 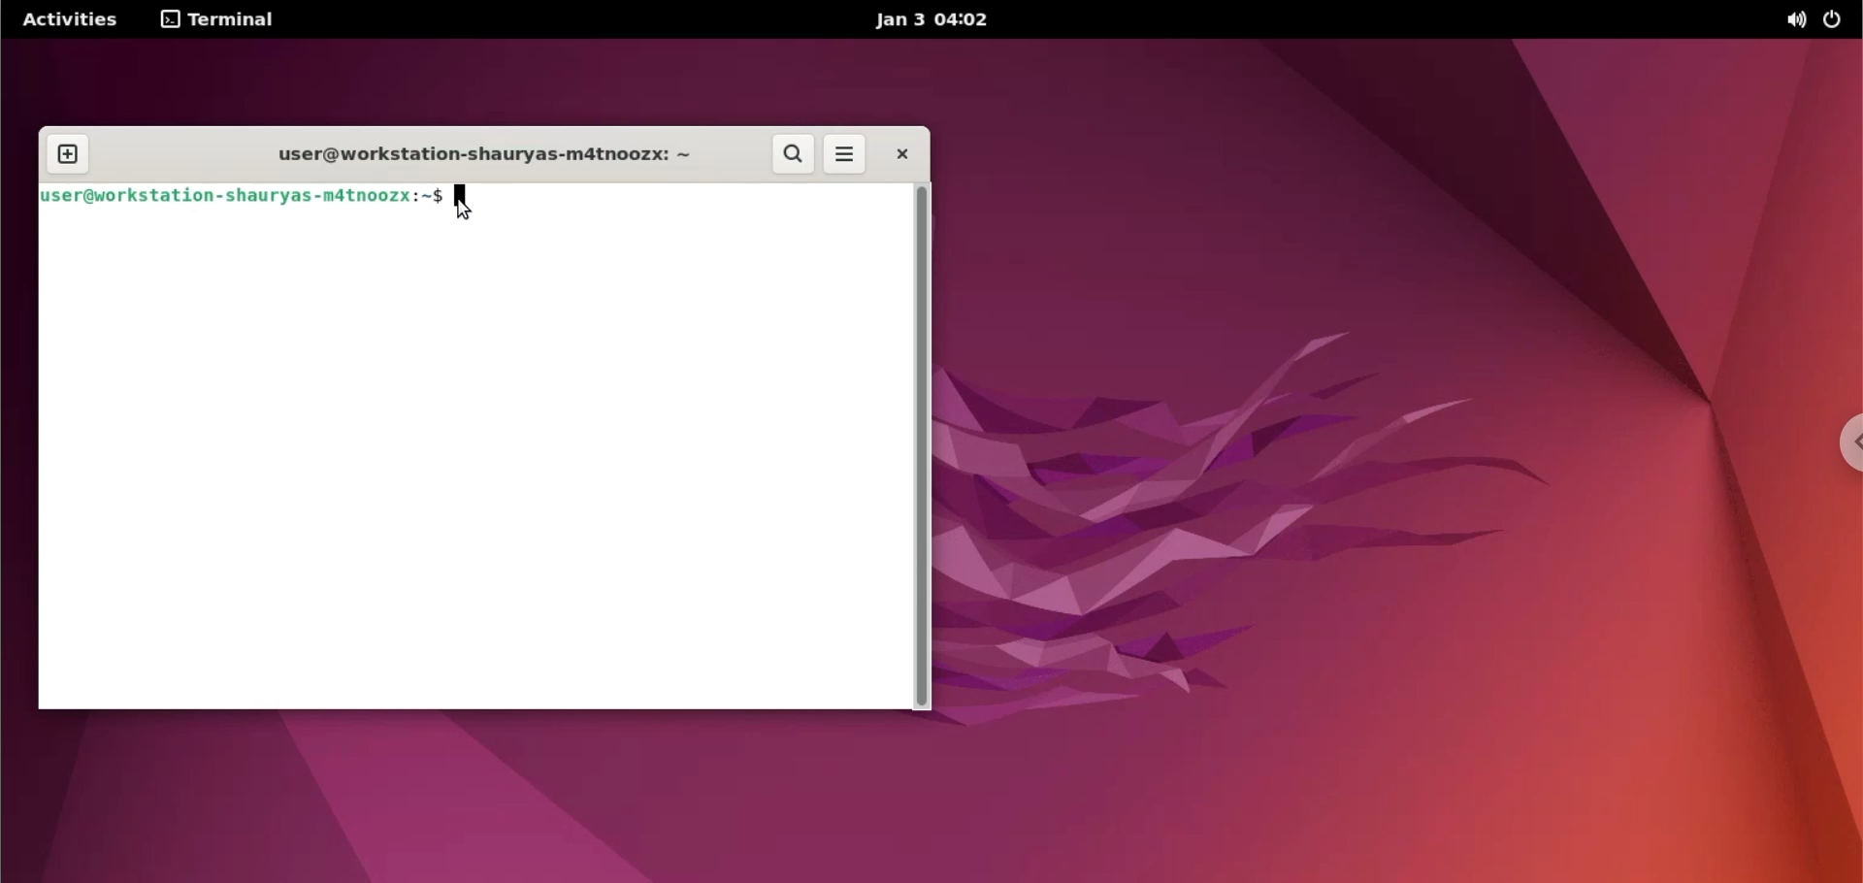 I want to click on cursor, so click(x=464, y=205).